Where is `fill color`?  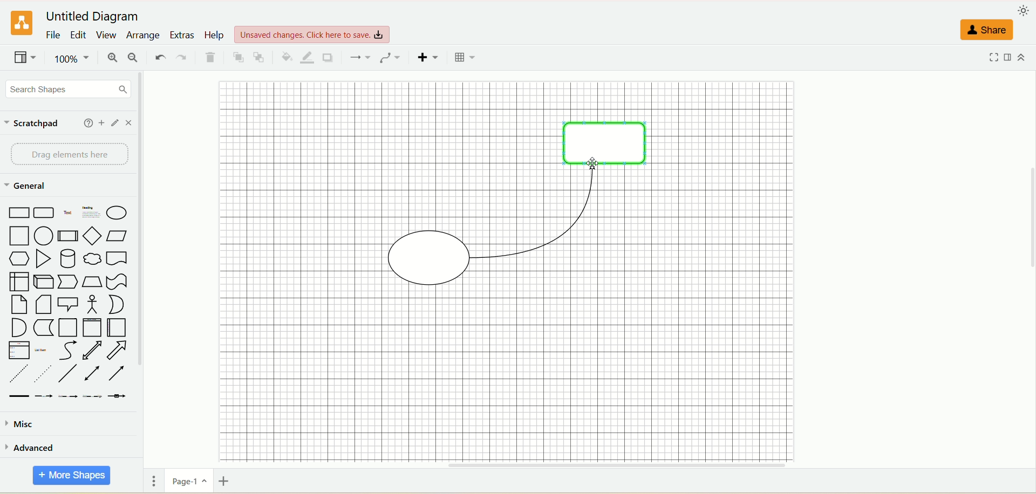 fill color is located at coordinates (283, 58).